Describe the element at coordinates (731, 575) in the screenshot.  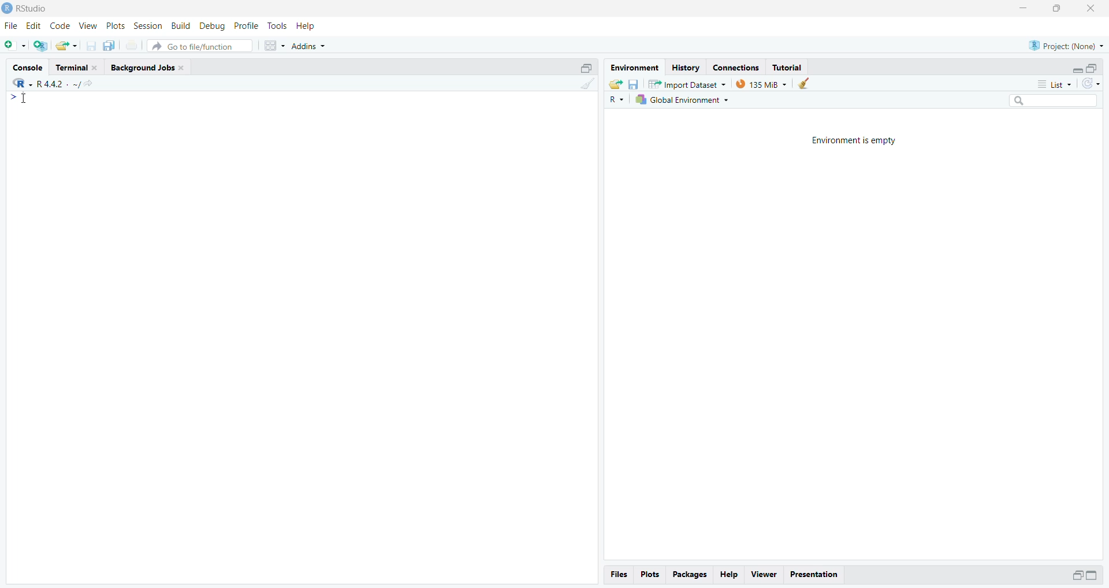
I see `Help` at that location.